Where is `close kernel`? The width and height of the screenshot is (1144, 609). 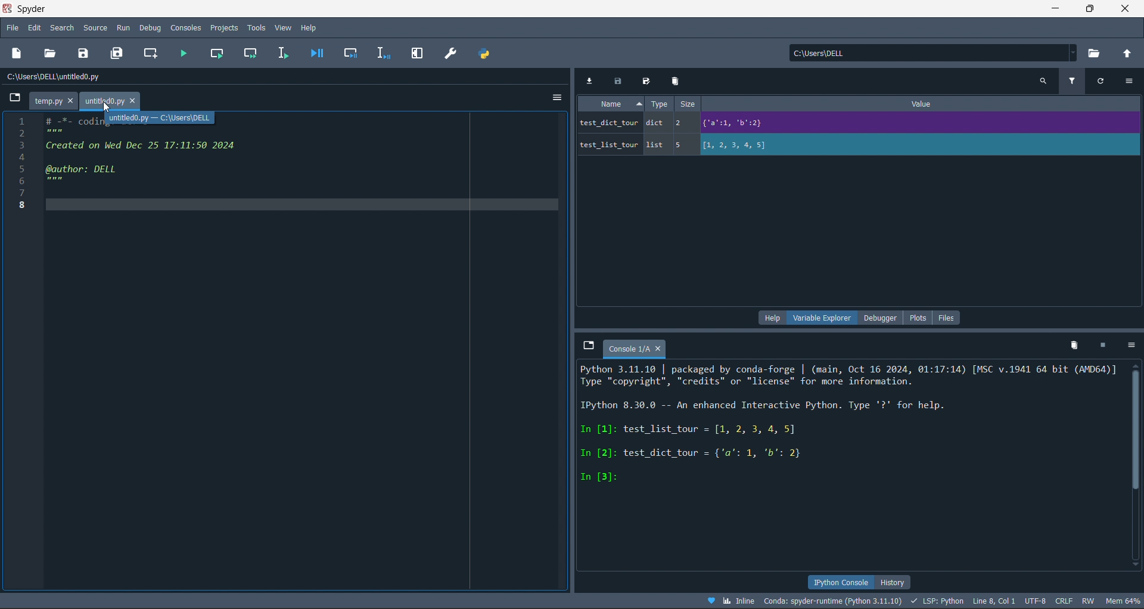 close kernel is located at coordinates (1103, 344).